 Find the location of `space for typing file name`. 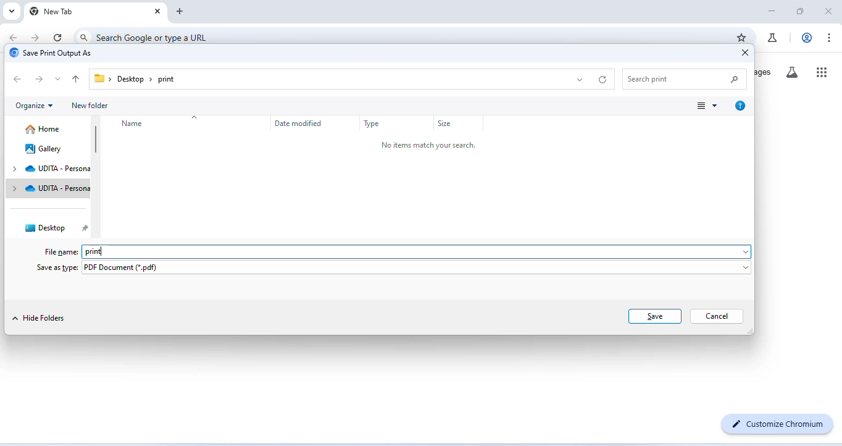

space for typing file name is located at coordinates (428, 251).